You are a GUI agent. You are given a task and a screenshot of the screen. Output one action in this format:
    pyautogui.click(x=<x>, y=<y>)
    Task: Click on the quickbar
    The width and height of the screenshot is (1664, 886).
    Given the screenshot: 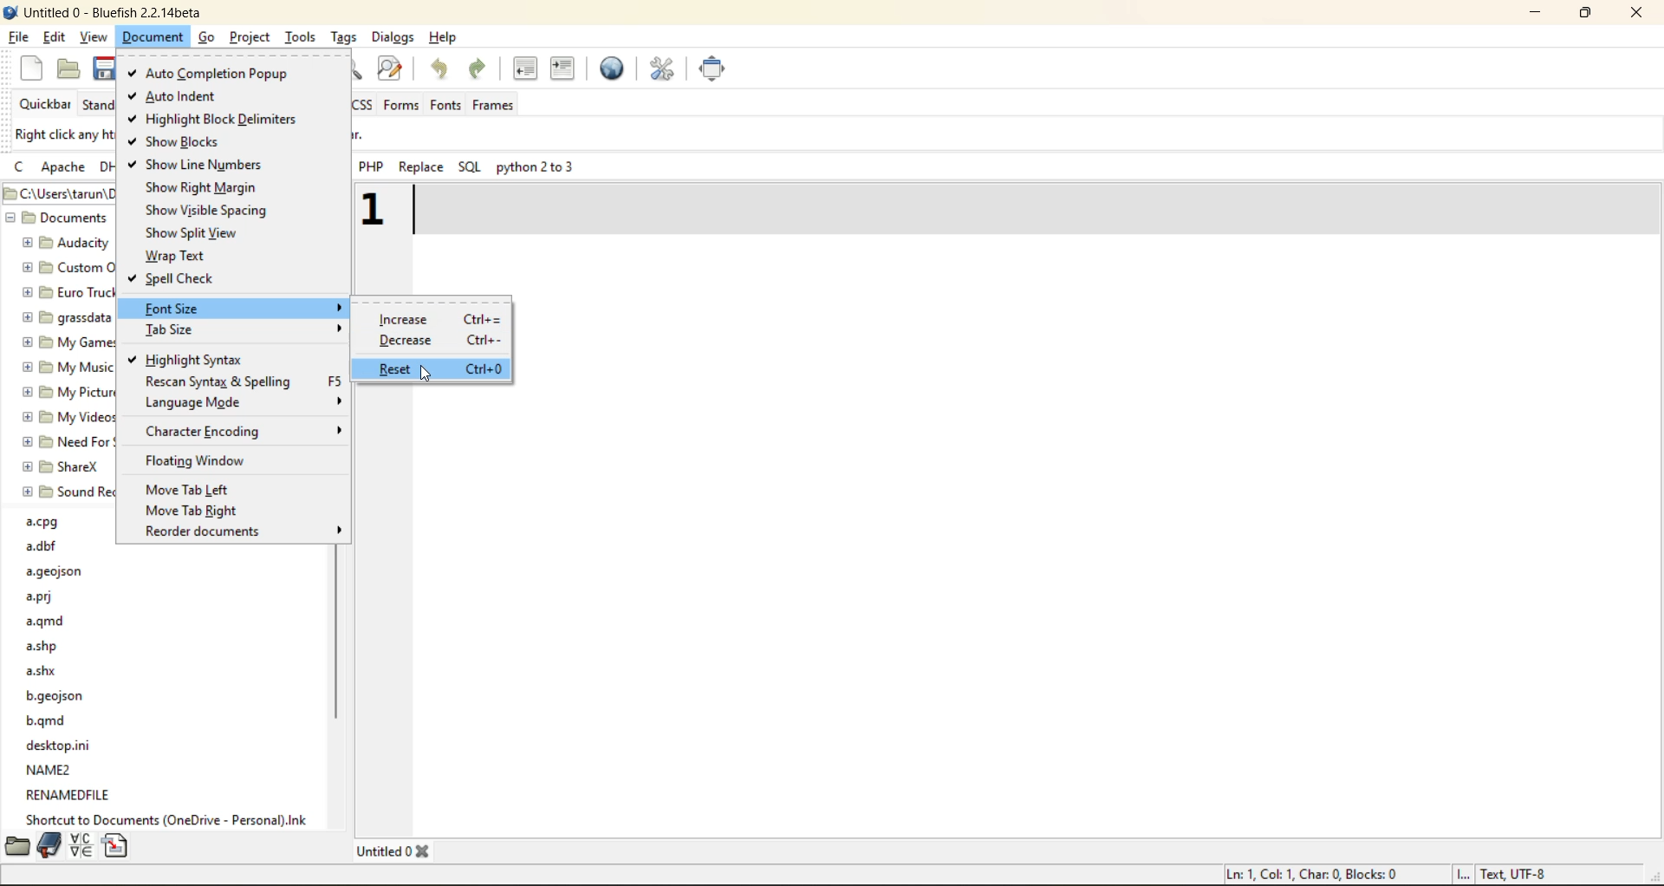 What is the action you would take?
    pyautogui.click(x=45, y=103)
    